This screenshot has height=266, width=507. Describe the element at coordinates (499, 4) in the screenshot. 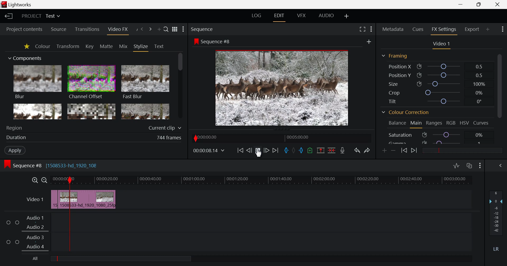

I see `Close` at that location.